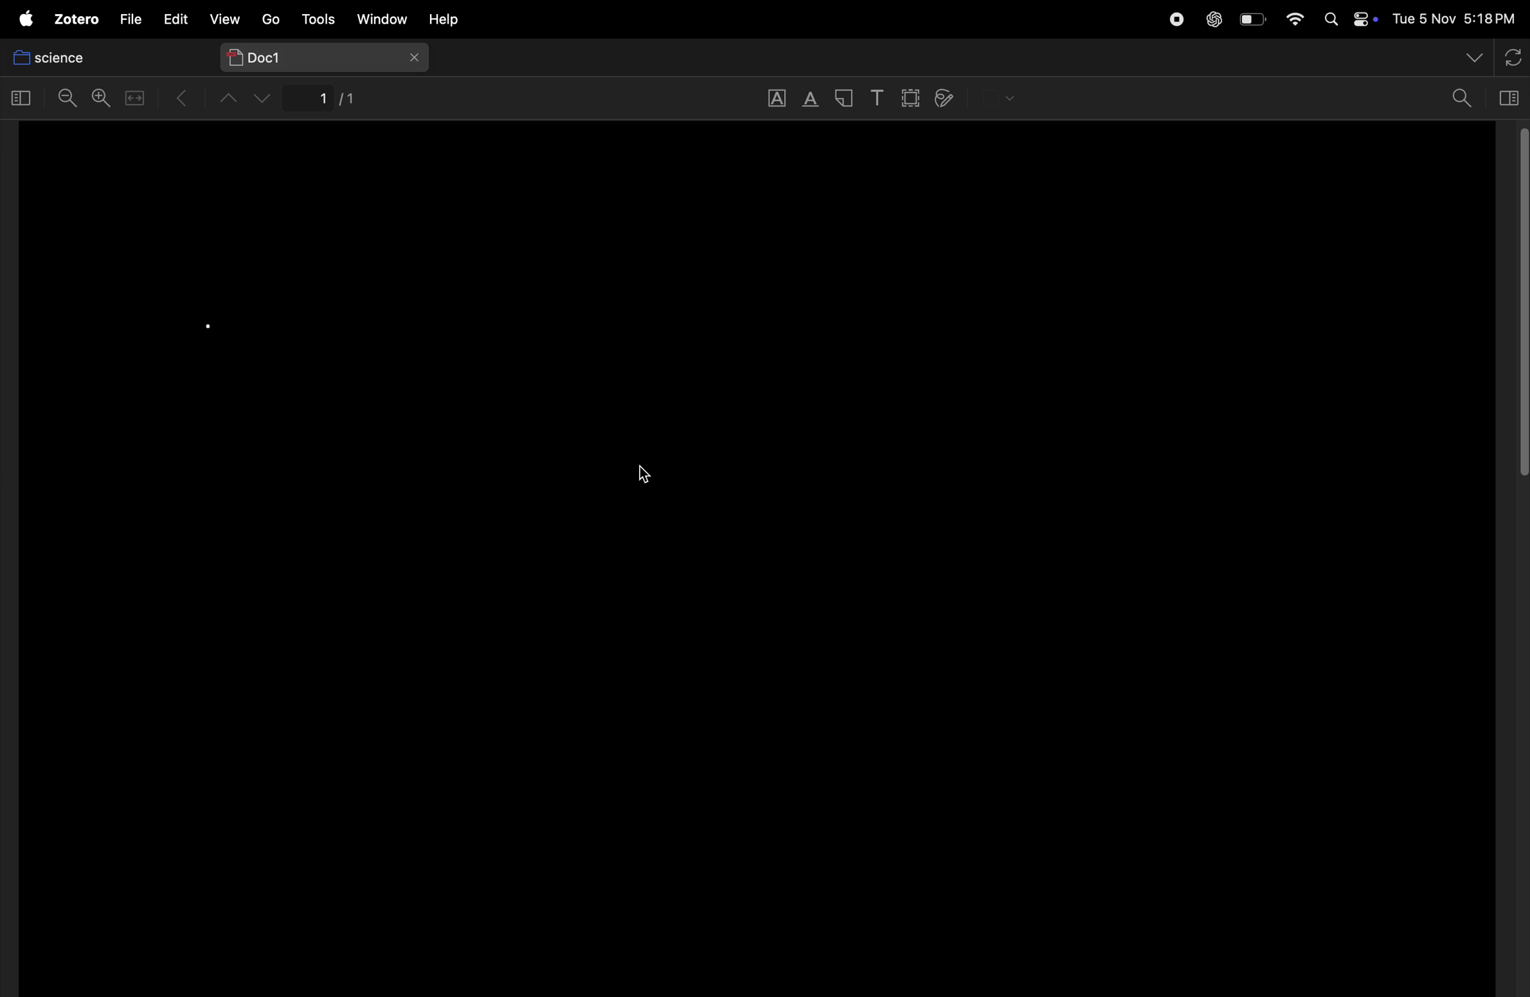 This screenshot has height=997, width=1530. I want to click on zotero, so click(76, 19).